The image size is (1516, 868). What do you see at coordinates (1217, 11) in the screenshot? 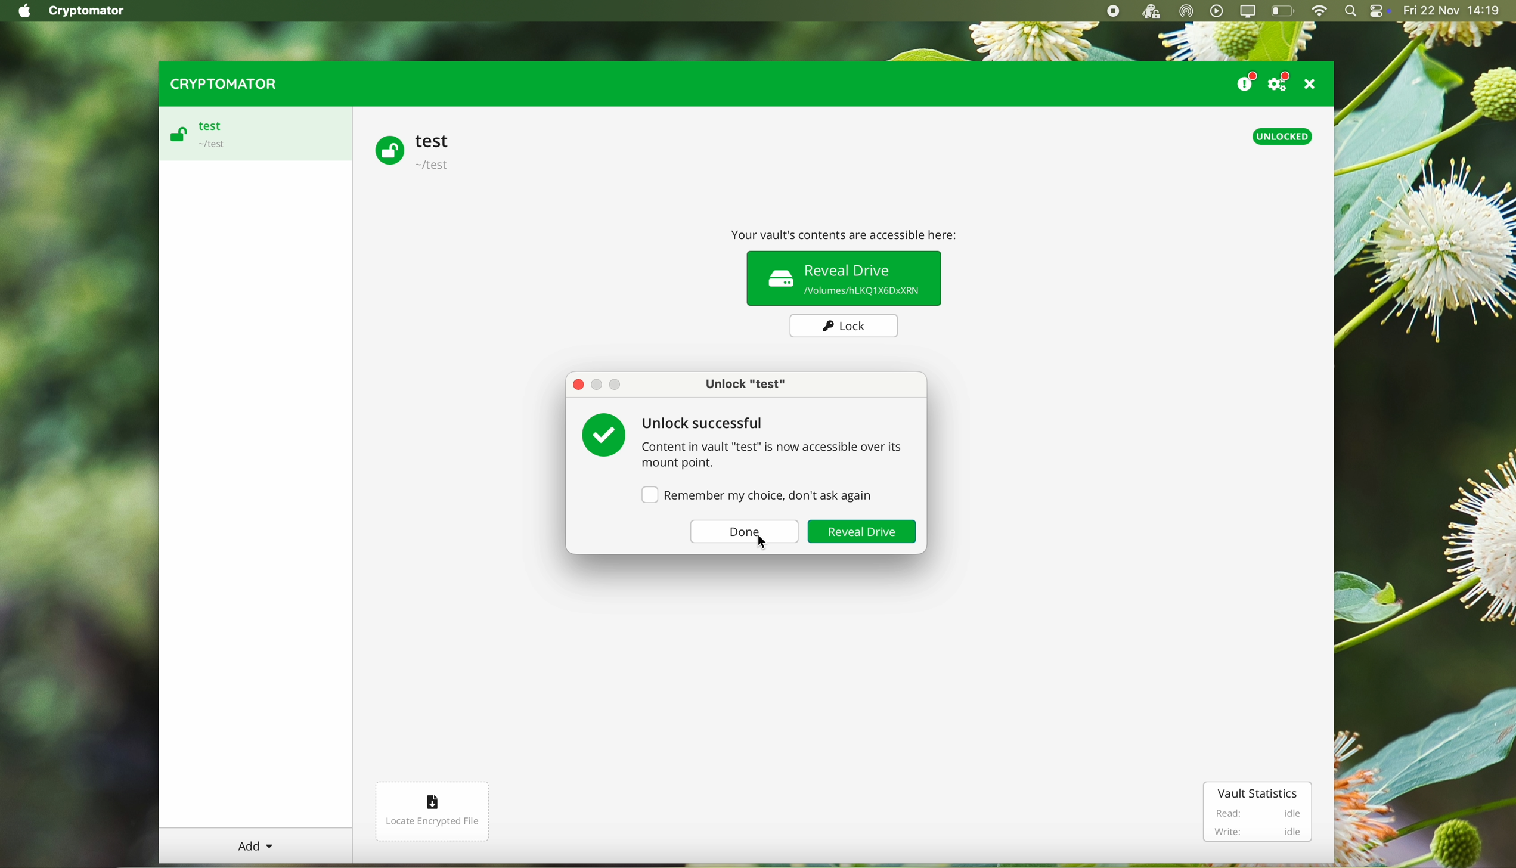
I see `play` at bounding box center [1217, 11].